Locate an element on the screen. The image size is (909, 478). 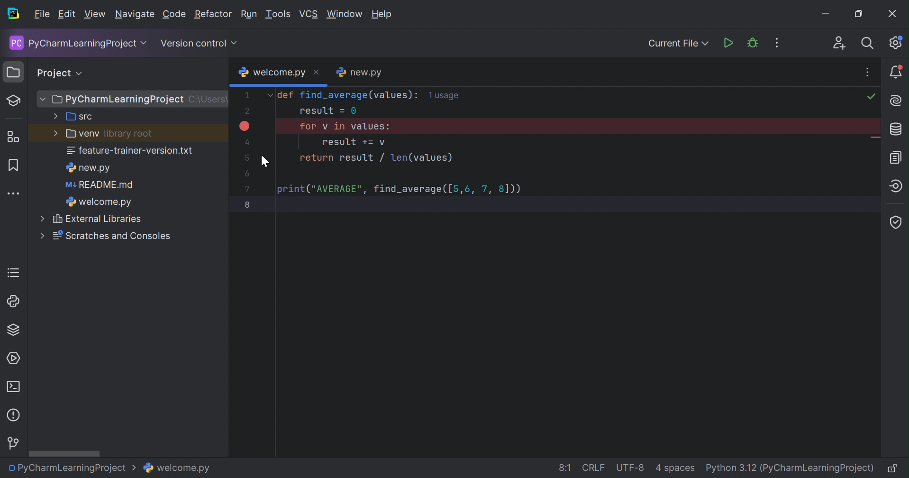
Code With Me is located at coordinates (839, 44).